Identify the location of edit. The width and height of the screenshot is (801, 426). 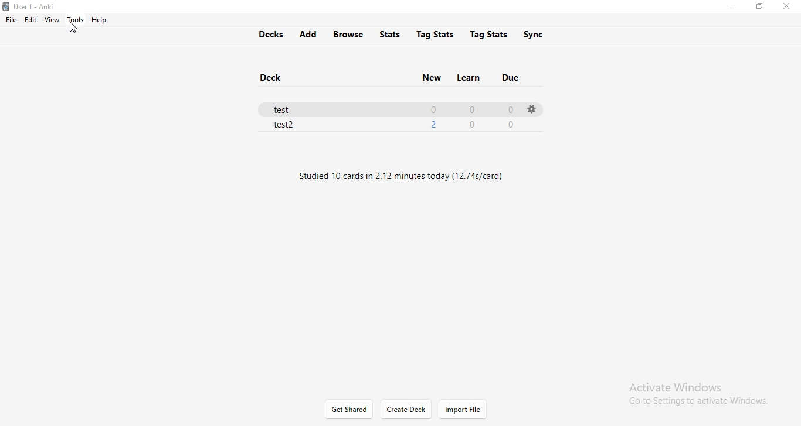
(31, 19).